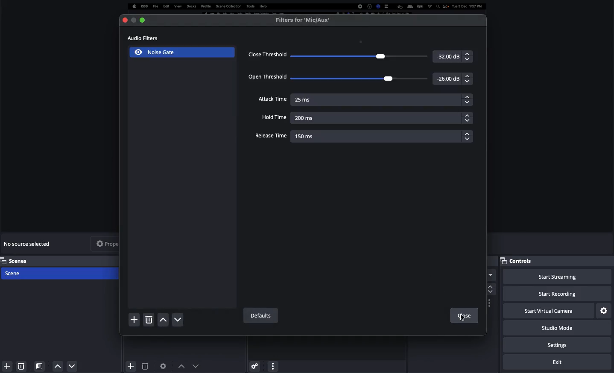  Describe the element at coordinates (164, 365) in the screenshot. I see `Source preferences ` at that location.